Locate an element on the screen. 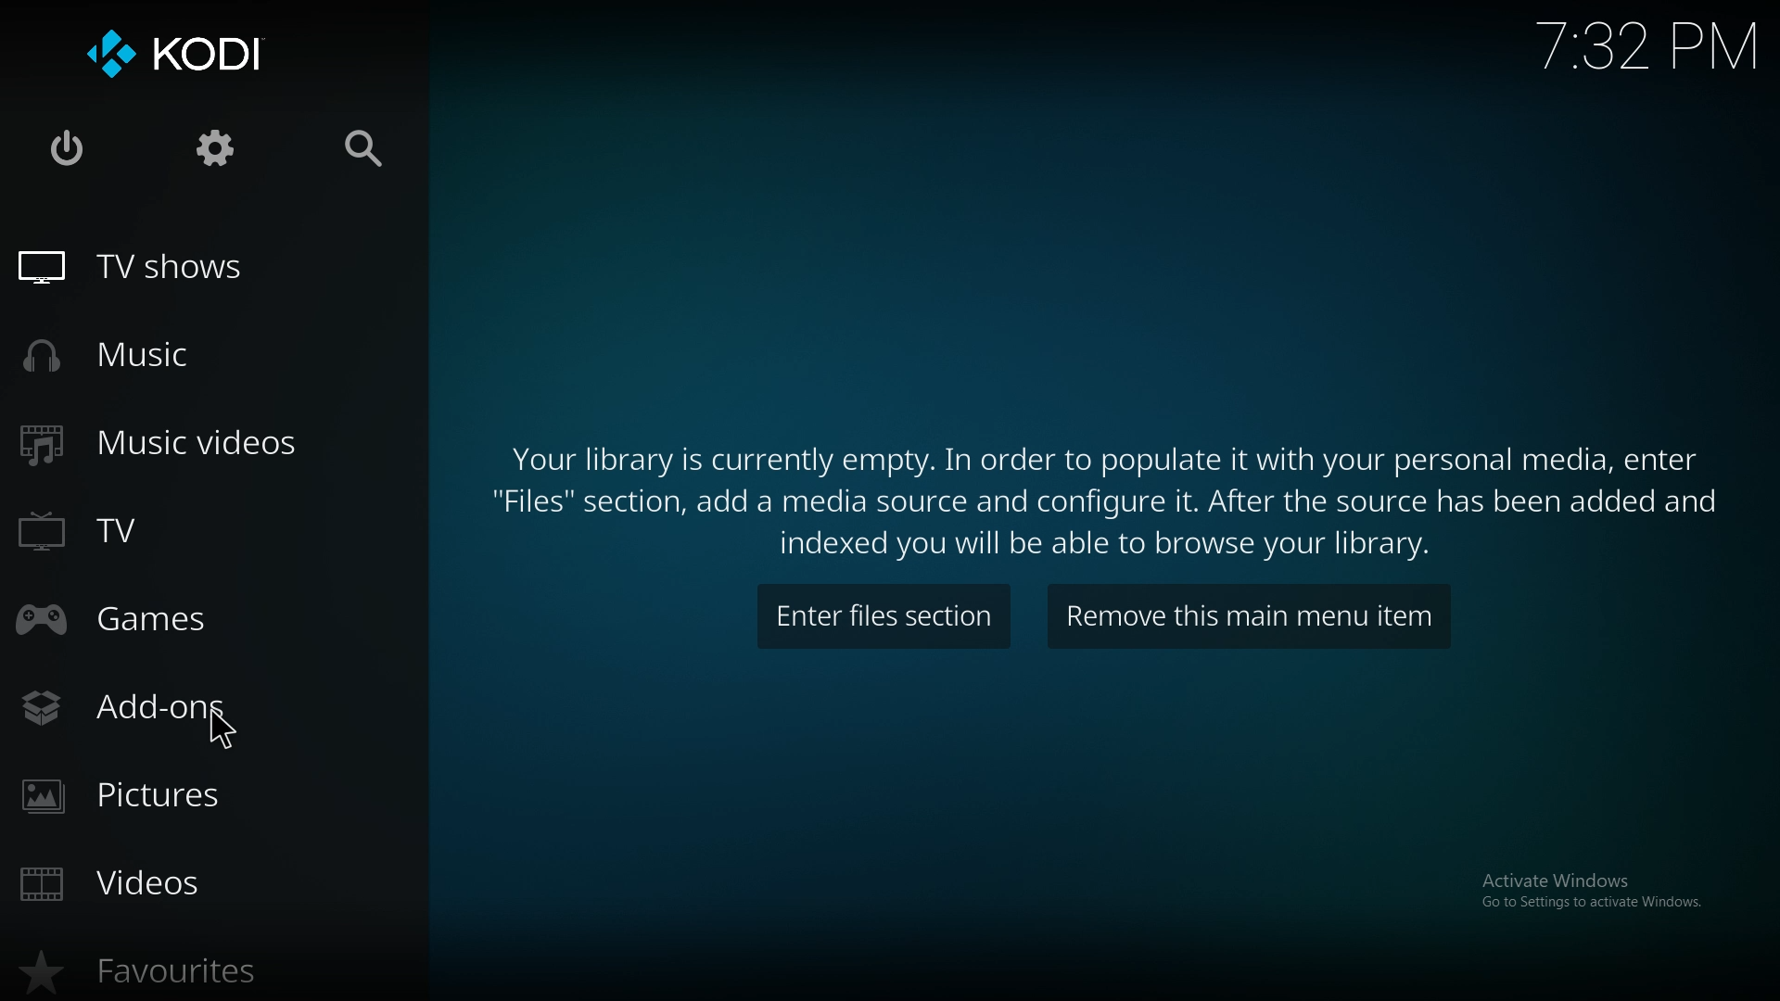 The height and width of the screenshot is (1001, 1780). info is located at coordinates (1110, 492).